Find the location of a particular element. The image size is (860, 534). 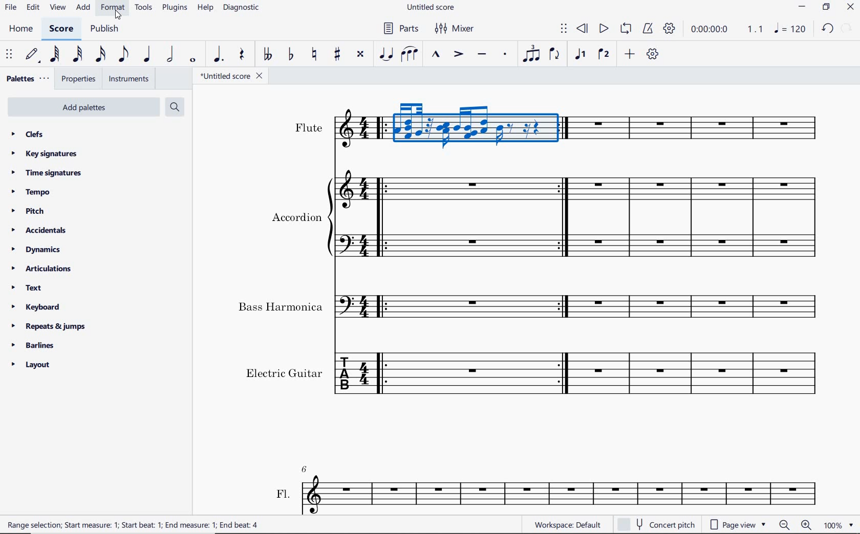

key signatures is located at coordinates (44, 154).